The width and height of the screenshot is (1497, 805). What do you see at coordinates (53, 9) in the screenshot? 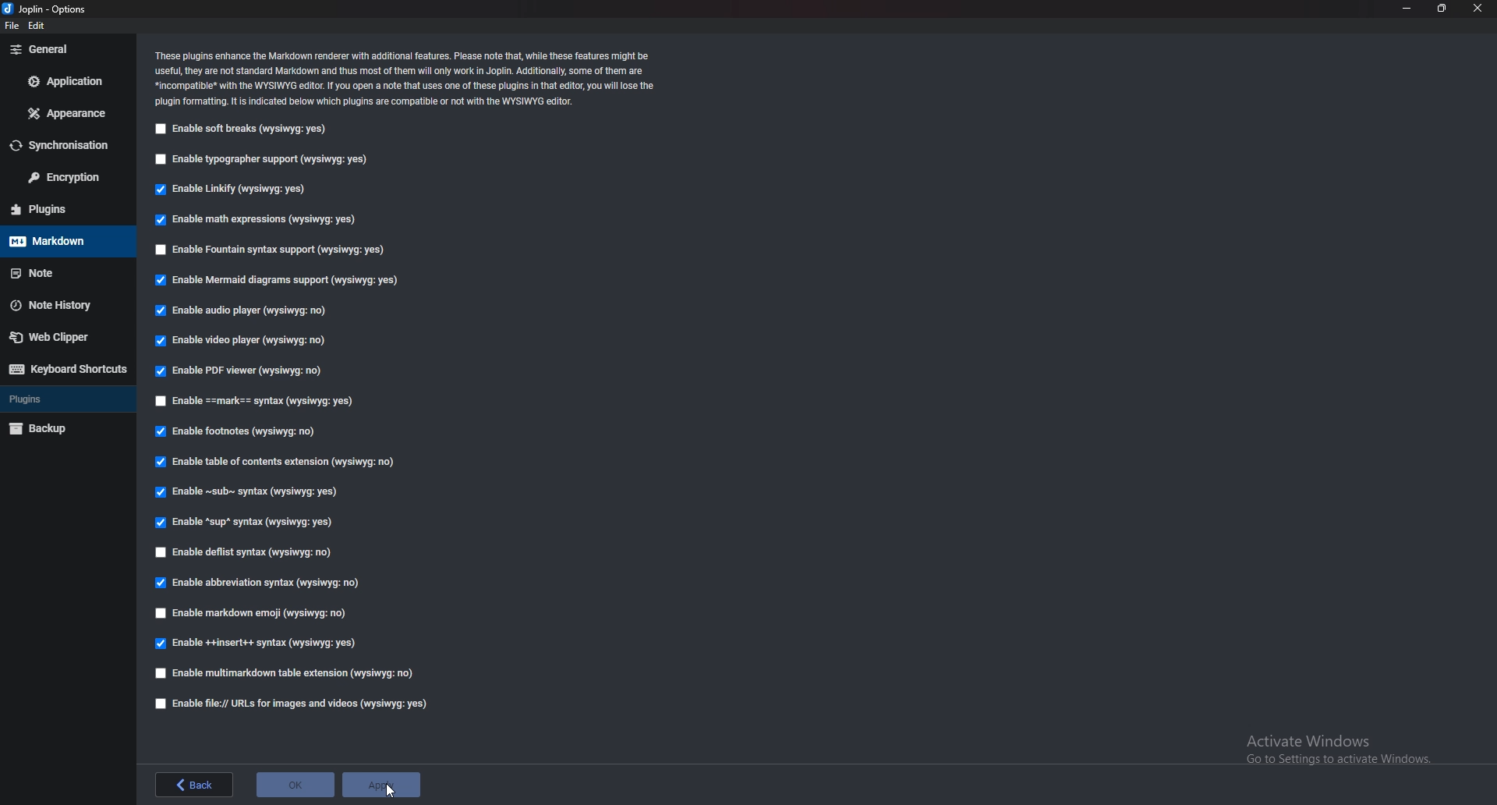
I see `Joblin - options` at bounding box center [53, 9].